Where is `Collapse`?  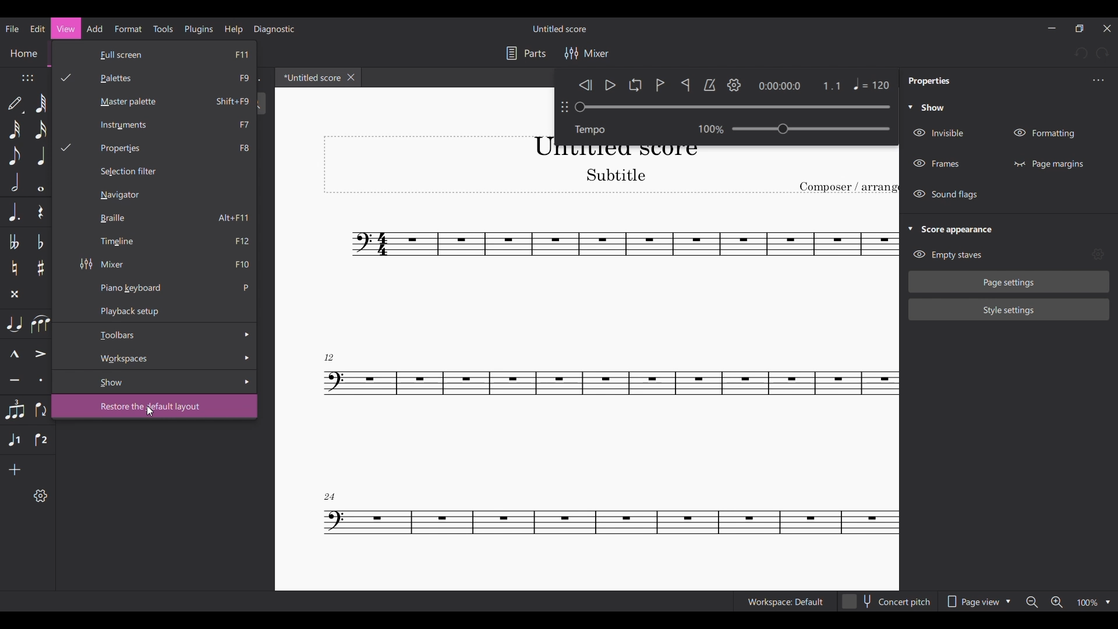 Collapse is located at coordinates (910, 228).